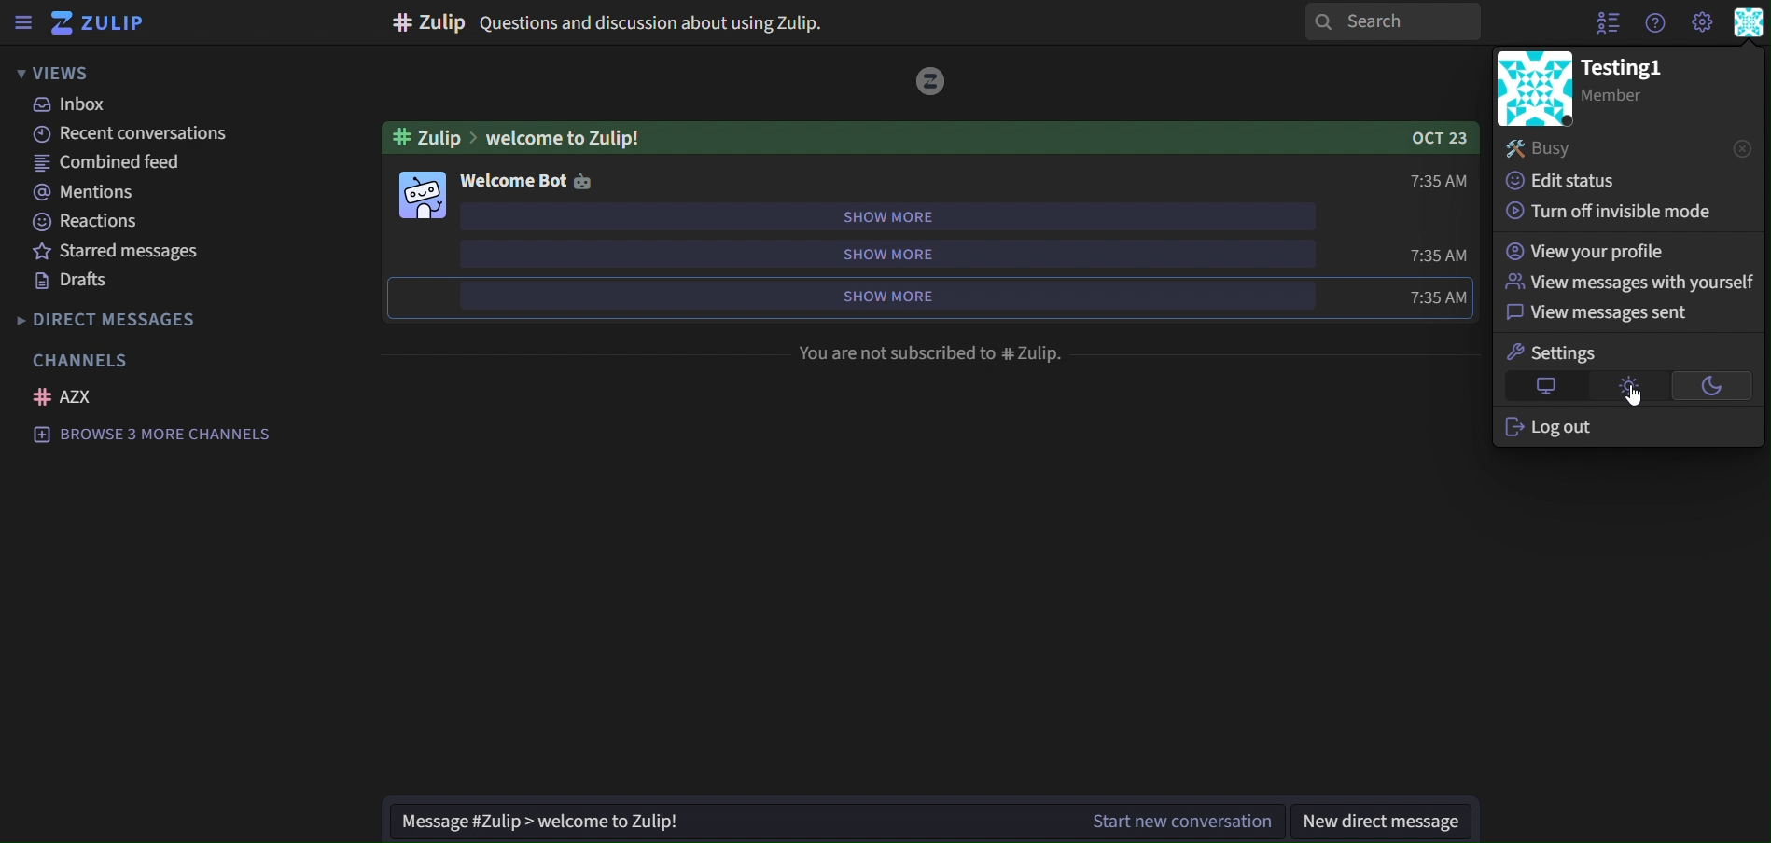 This screenshot has width=1771, height=843. Describe the element at coordinates (91, 194) in the screenshot. I see `mentions` at that location.